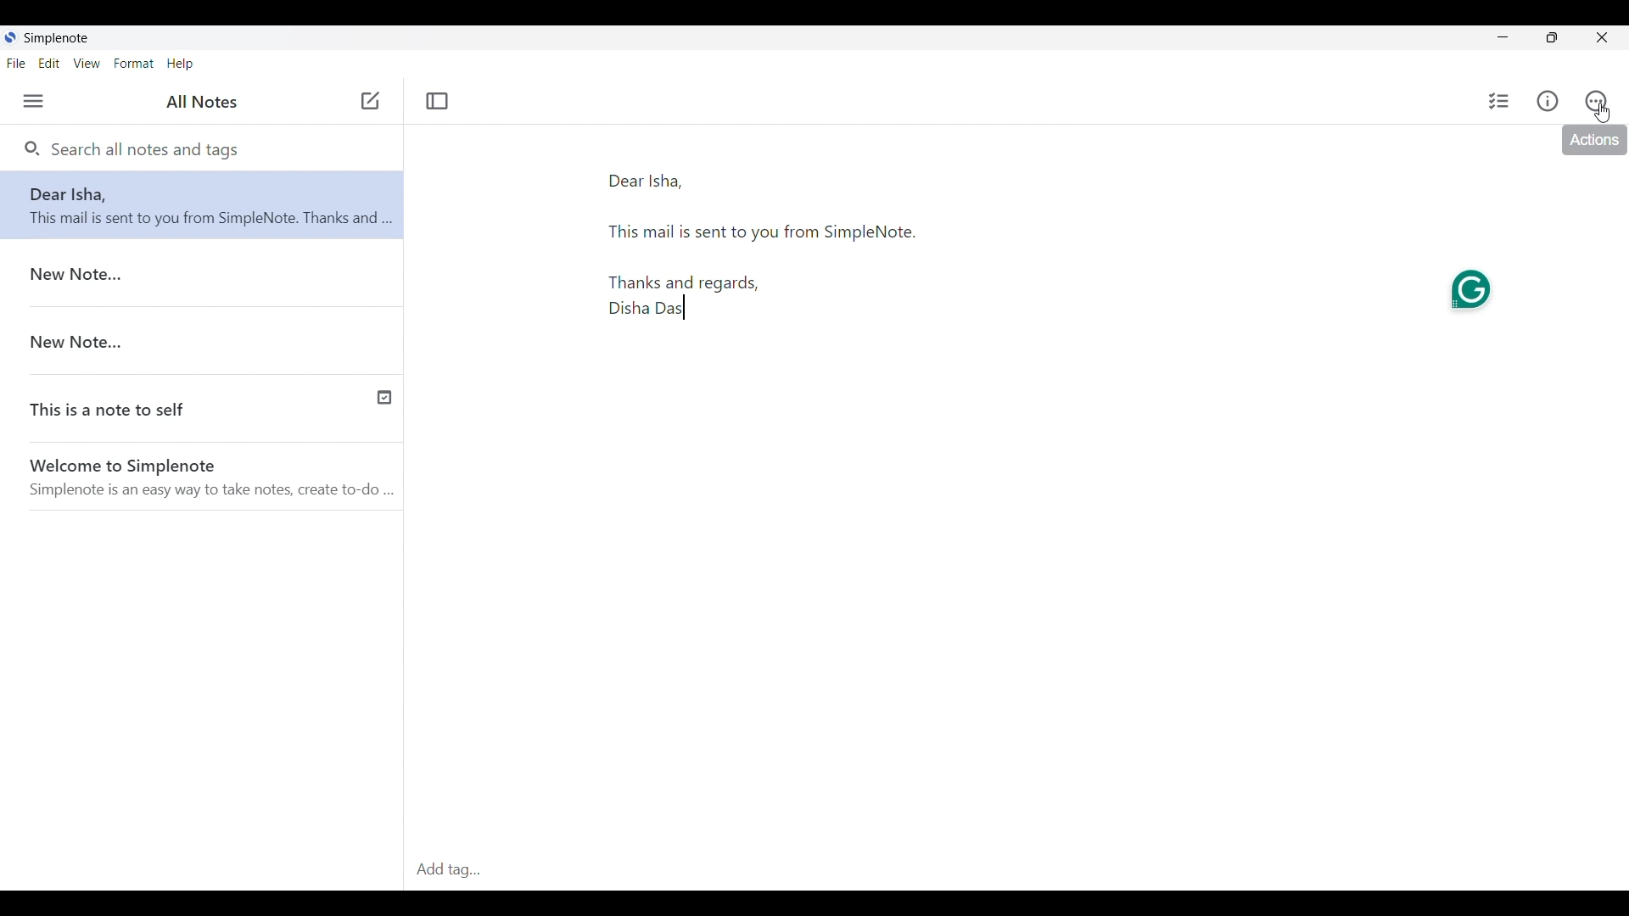 The height and width of the screenshot is (916, 1629). What do you see at coordinates (1474, 288) in the screenshot?
I see `Grammarly extension ` at bounding box center [1474, 288].